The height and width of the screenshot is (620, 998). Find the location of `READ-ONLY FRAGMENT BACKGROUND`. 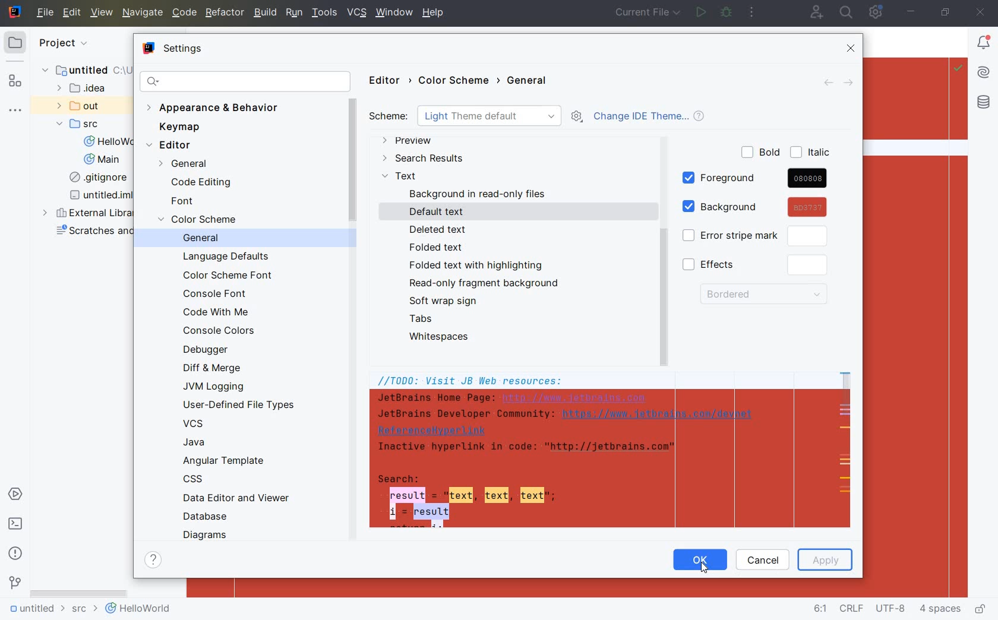

READ-ONLY FRAGMENT BACKGROUND is located at coordinates (482, 283).